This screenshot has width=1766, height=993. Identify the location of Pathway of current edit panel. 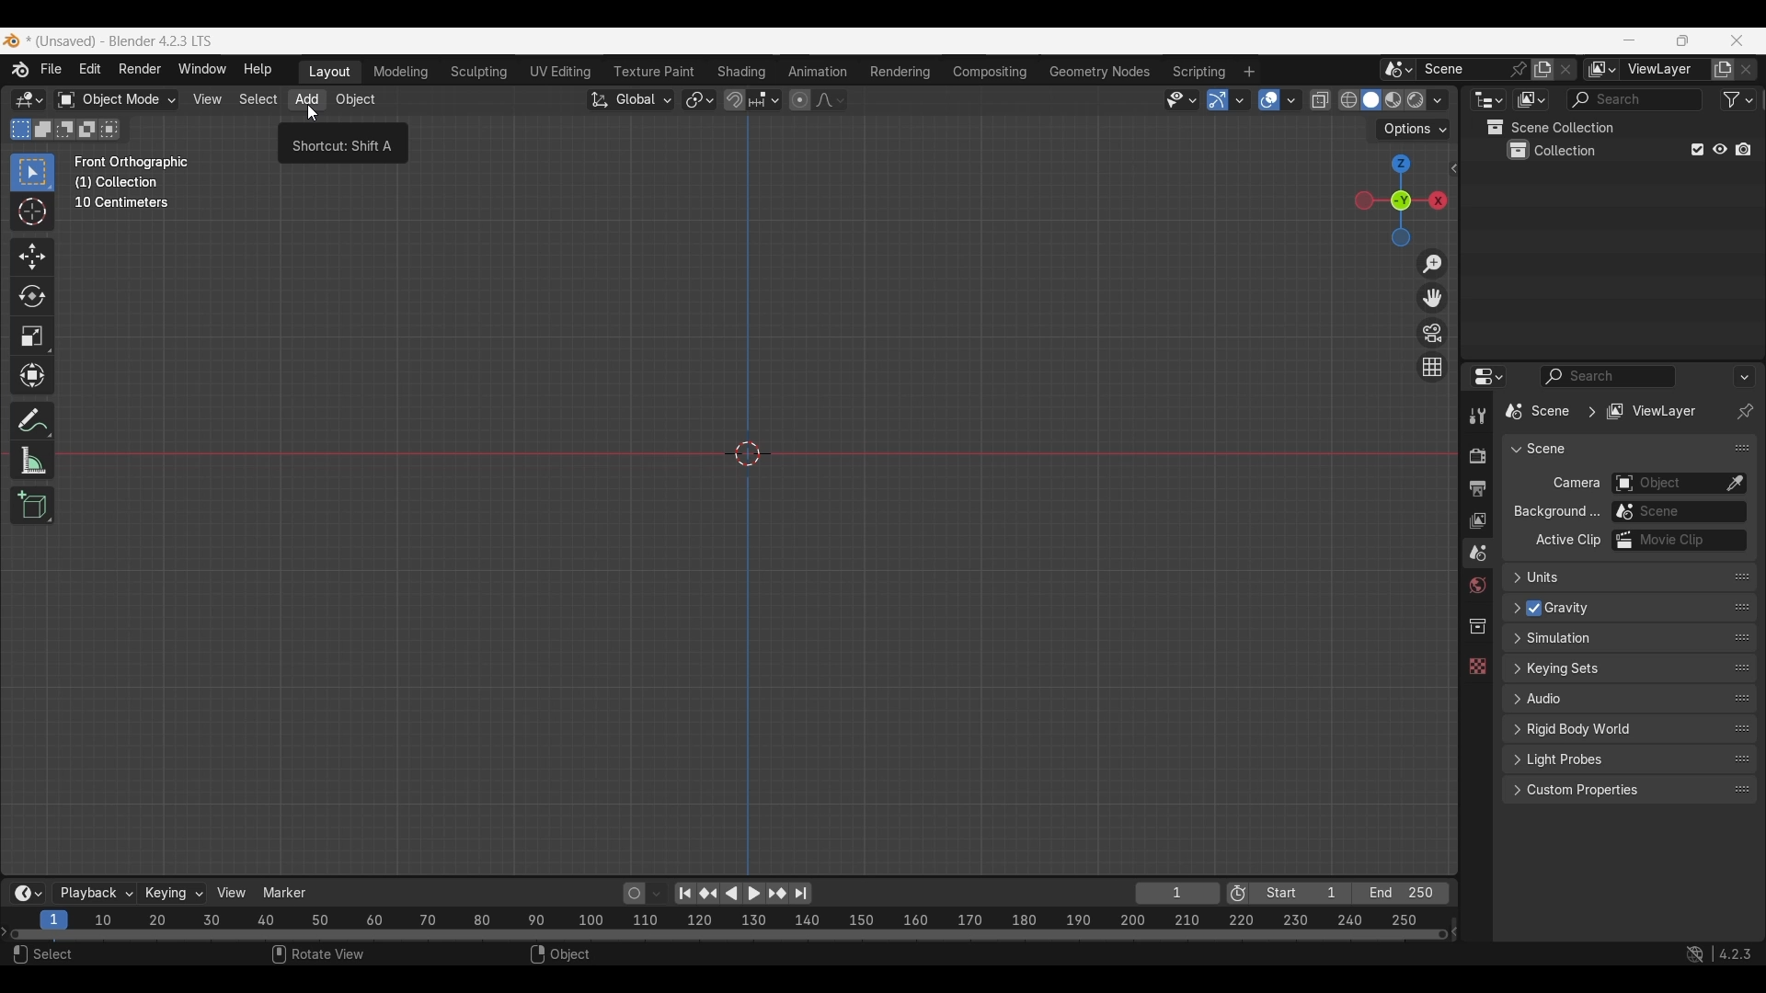
(1600, 411).